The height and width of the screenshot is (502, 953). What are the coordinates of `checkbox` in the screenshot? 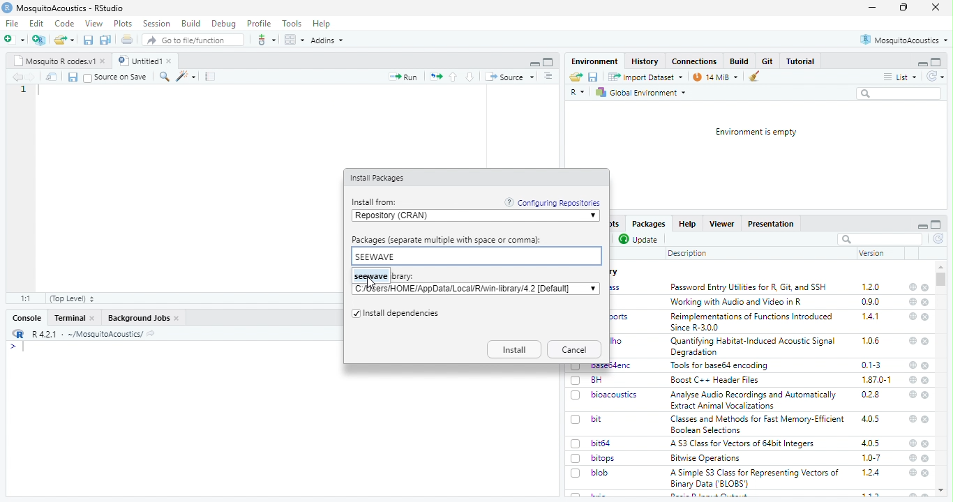 It's located at (578, 444).